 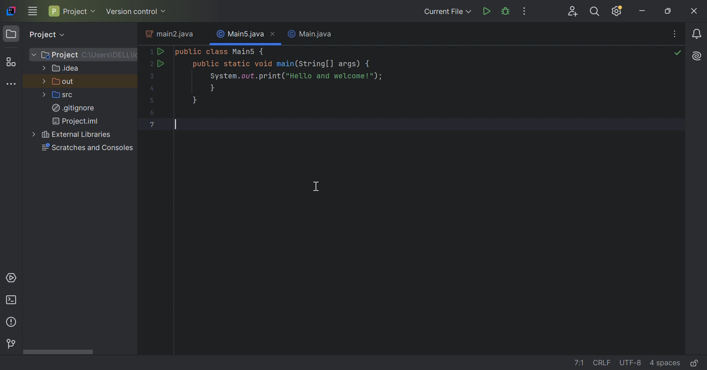 I want to click on Structure, so click(x=14, y=62).